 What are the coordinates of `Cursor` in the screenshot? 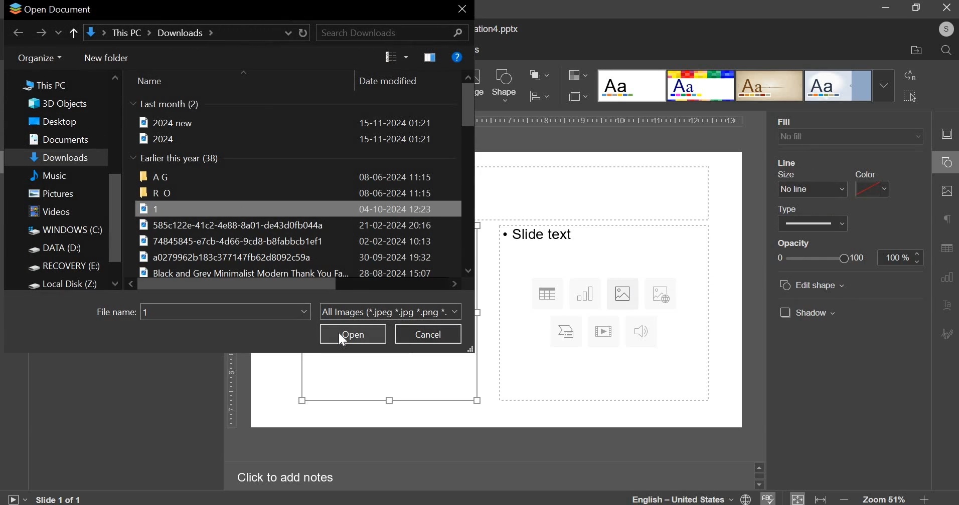 It's located at (344, 341).